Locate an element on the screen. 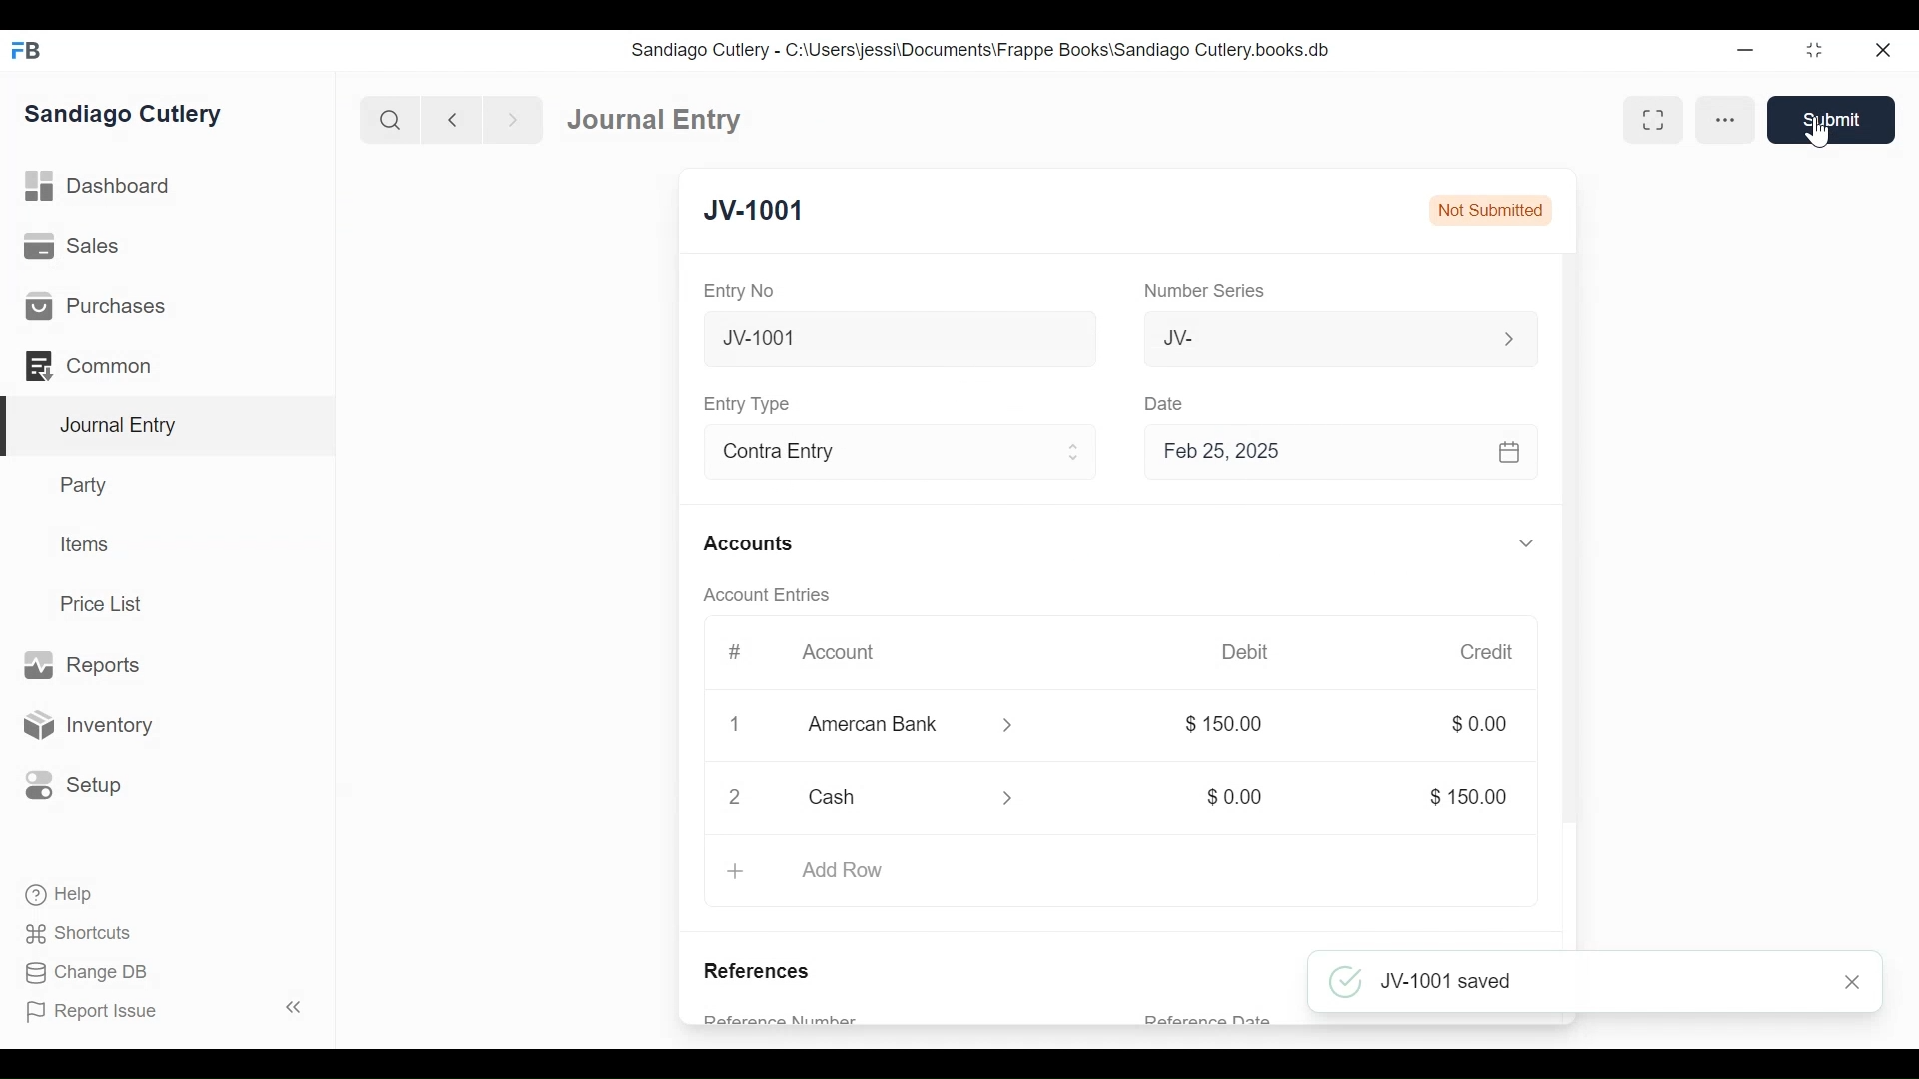 Image resolution: width=1919 pixels, height=1079 pixels. Party is located at coordinates (88, 484).